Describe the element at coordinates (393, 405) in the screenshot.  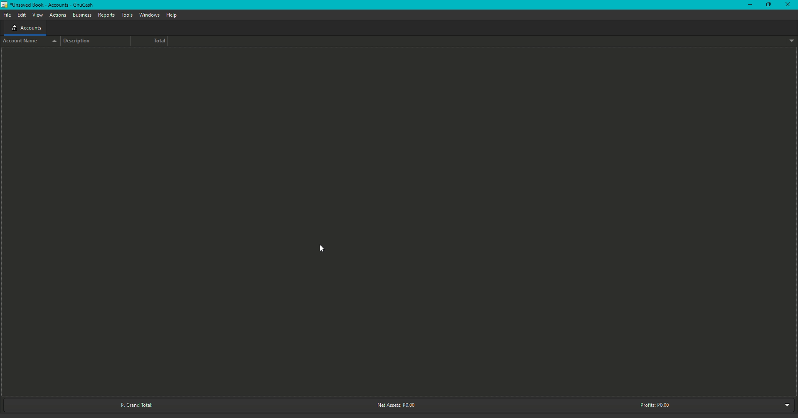
I see `Net Assets` at that location.